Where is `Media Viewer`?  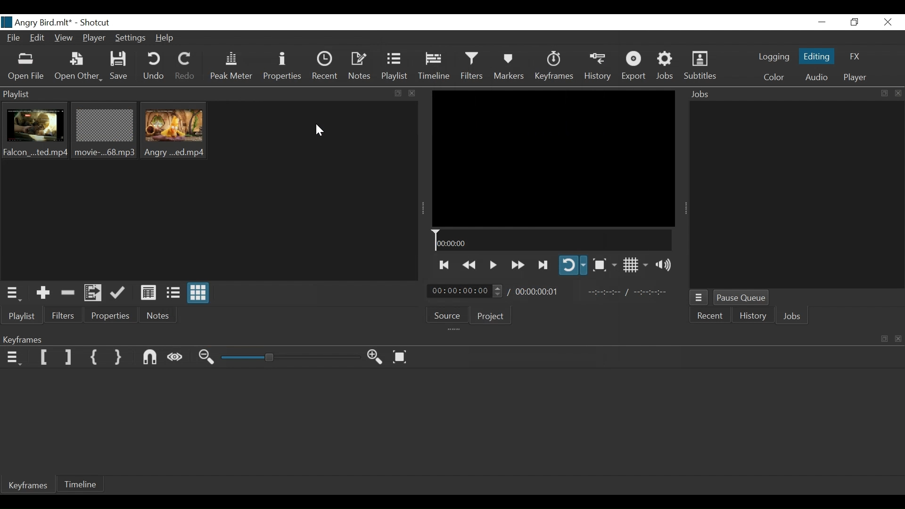
Media Viewer is located at coordinates (553, 158).